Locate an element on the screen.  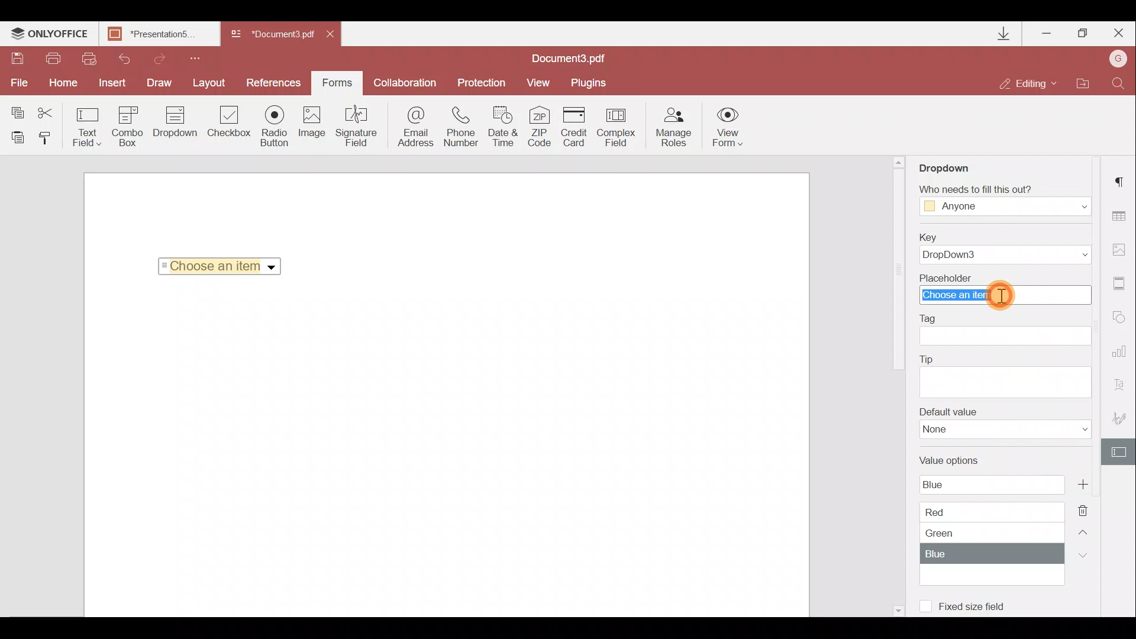
Account name is located at coordinates (1118, 57).